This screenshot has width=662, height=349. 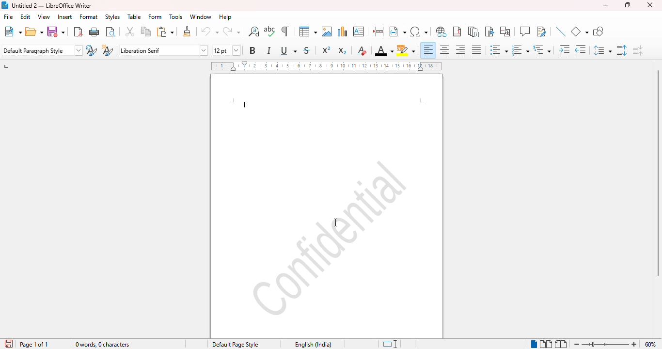 I want to click on increase paragraph spacing, so click(x=621, y=50).